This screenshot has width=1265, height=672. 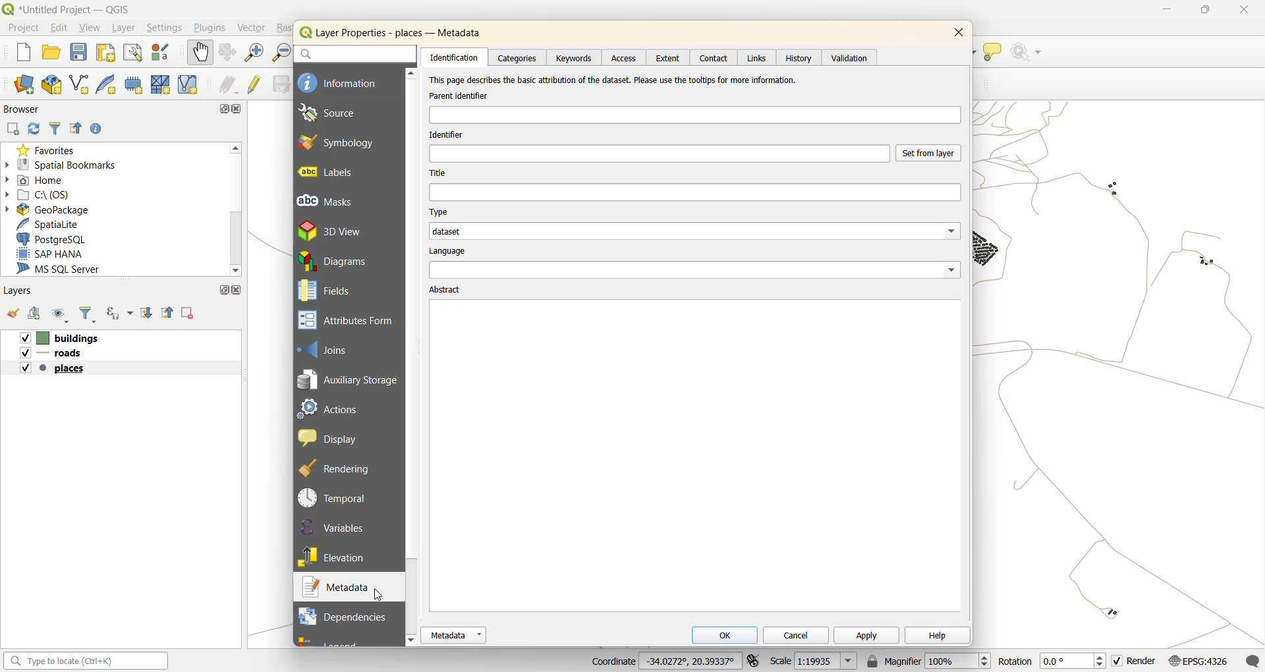 I want to click on postgresql, so click(x=63, y=237).